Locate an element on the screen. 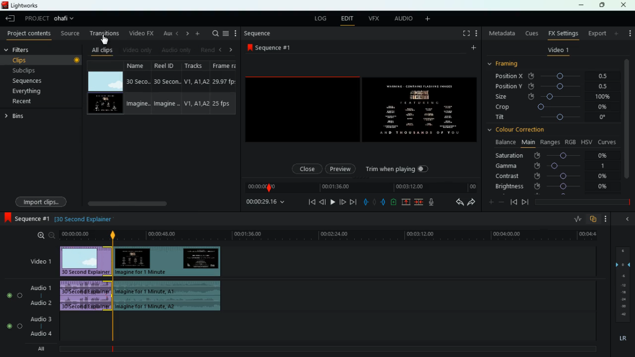 This screenshot has width=635, height=357. forward is located at coordinates (471, 203).